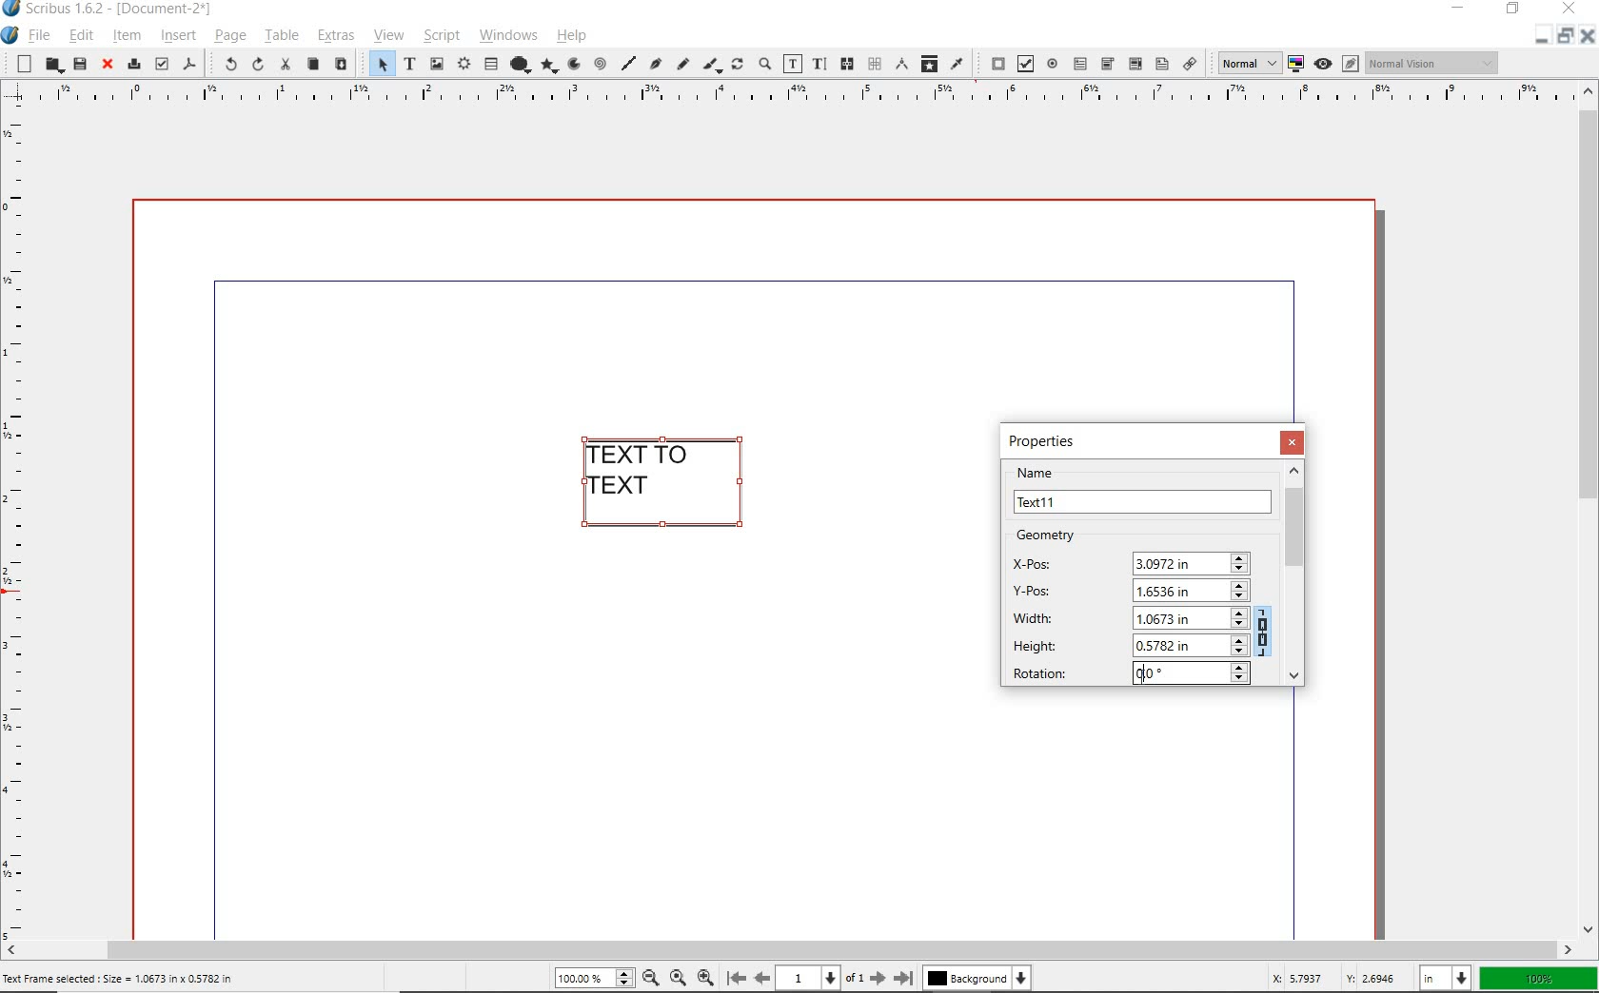 This screenshot has width=1599, height=993. What do you see at coordinates (709, 975) in the screenshot?
I see `zoom in` at bounding box center [709, 975].